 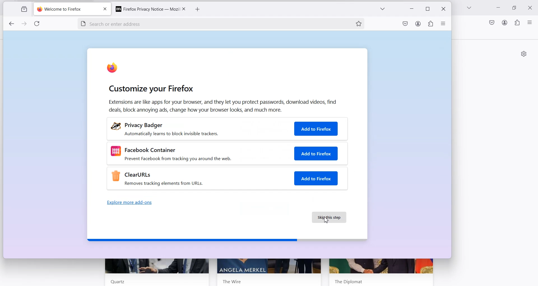 I want to click on Extensions, so click(x=517, y=23).